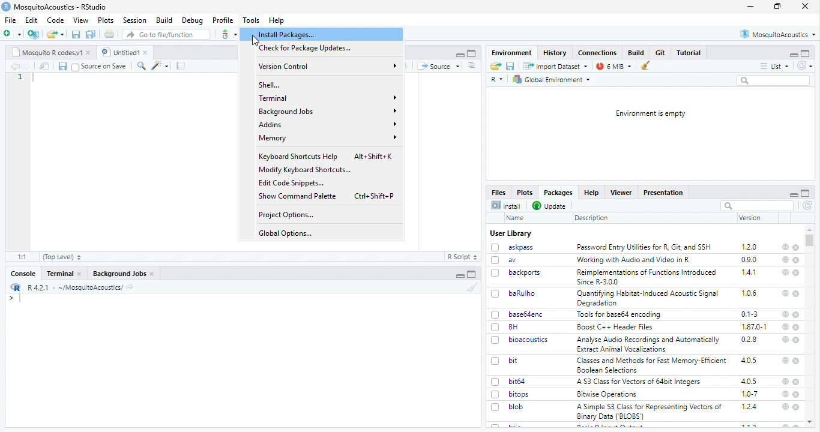  Describe the element at coordinates (786, 326) in the screenshot. I see `web` at that location.